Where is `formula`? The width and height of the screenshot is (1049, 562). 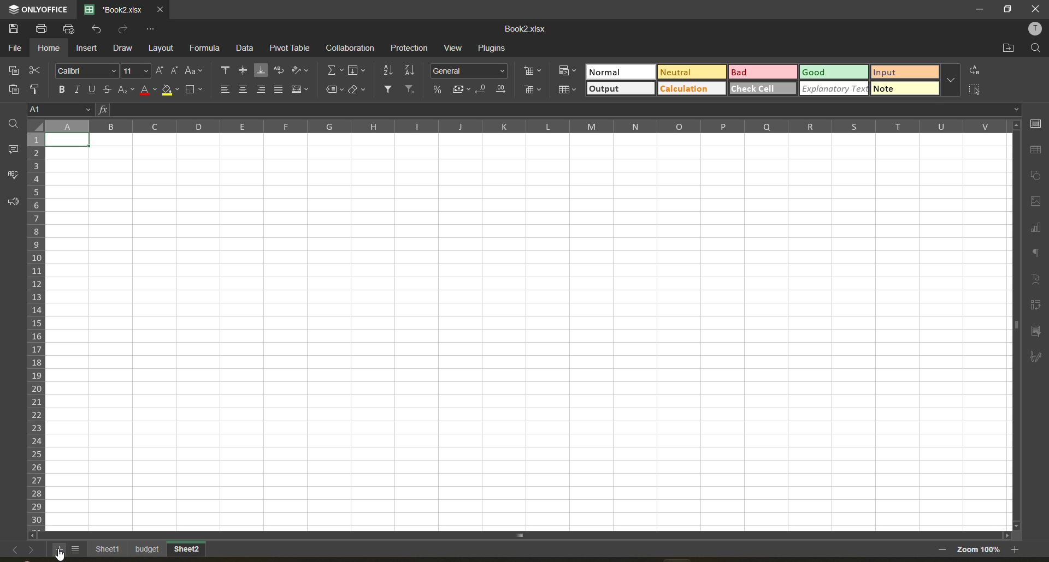 formula is located at coordinates (204, 48).